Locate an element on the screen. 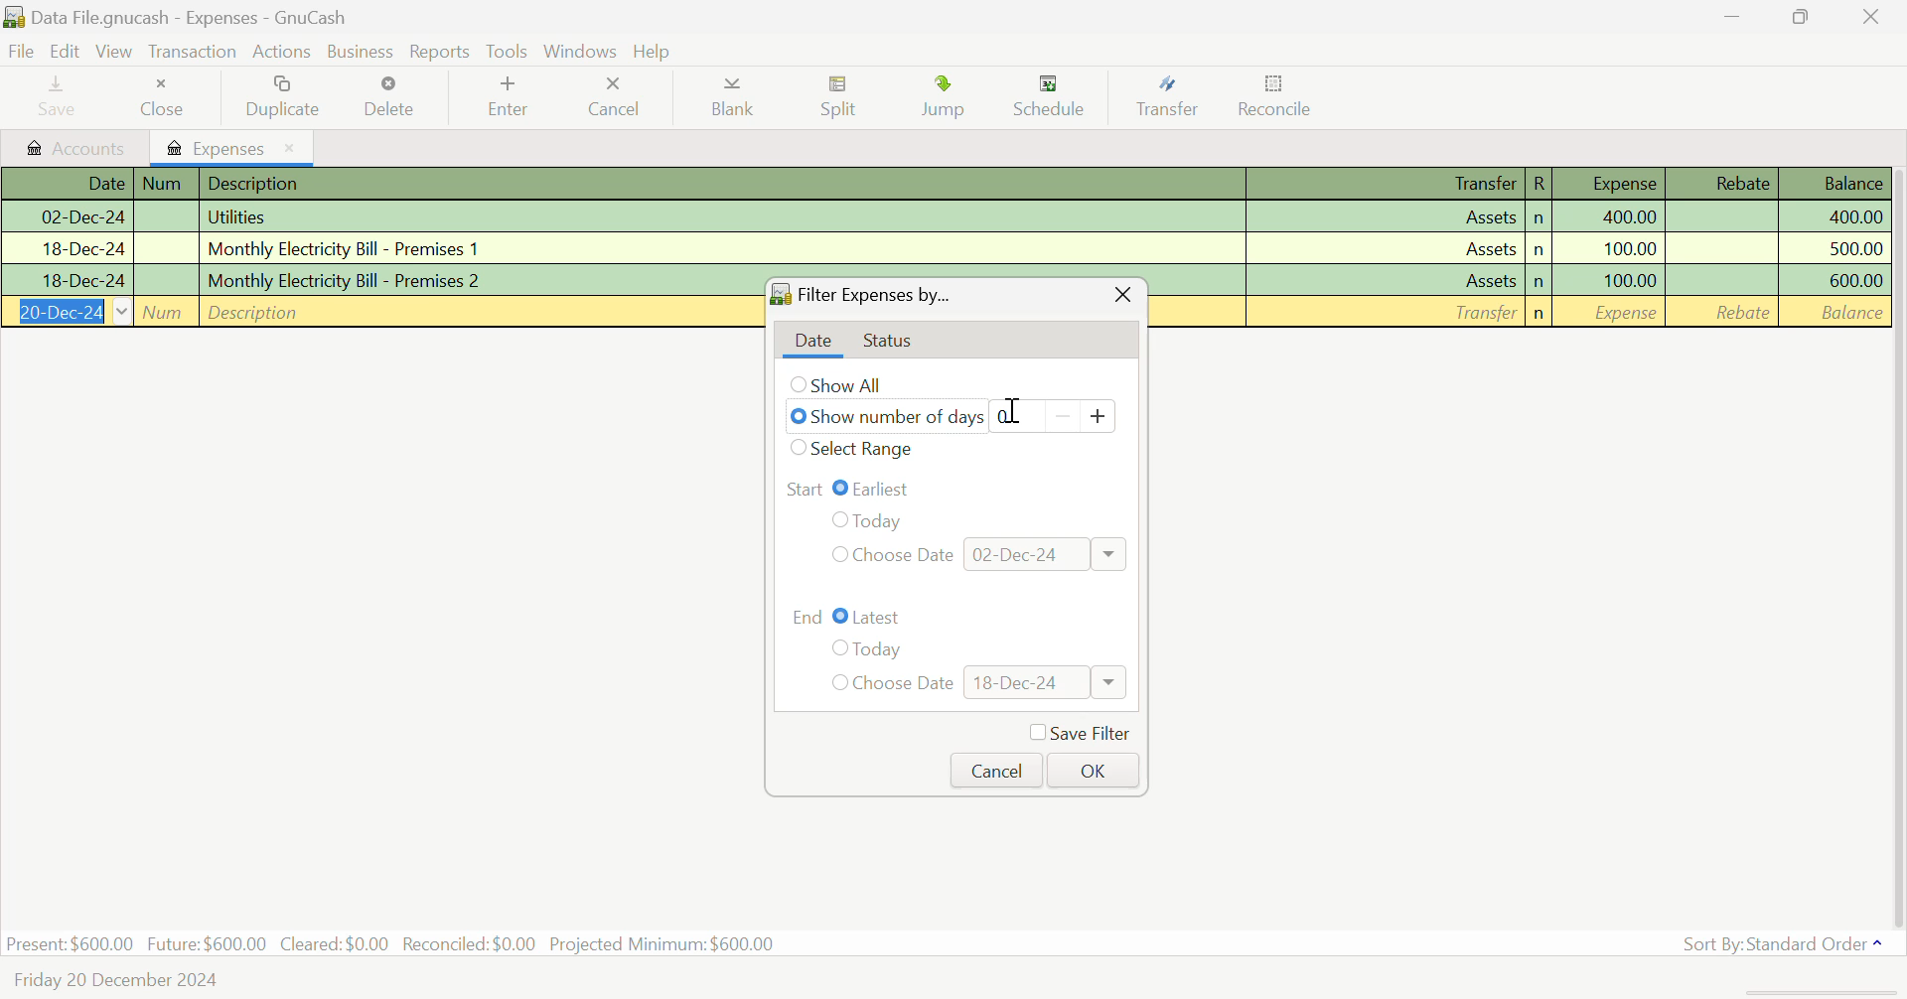 The image size is (1907, 999). Days counter is located at coordinates (1053, 417).